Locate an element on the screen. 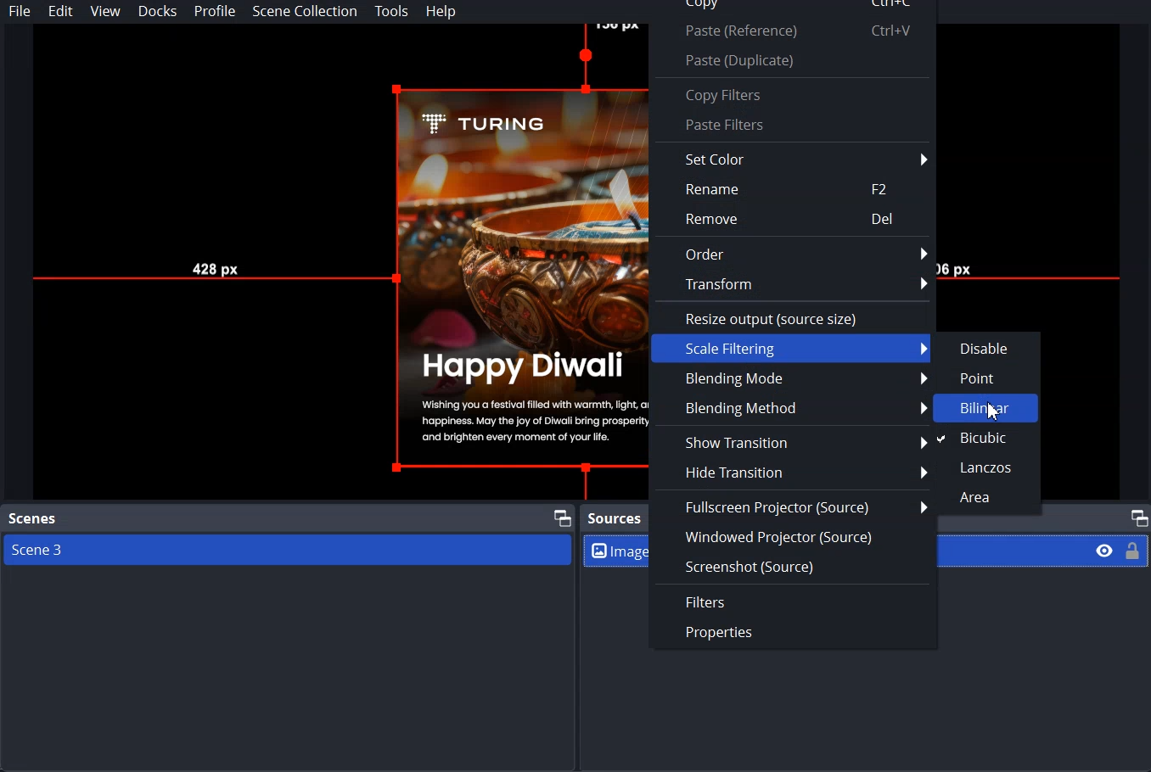 The height and width of the screenshot is (772, 1151). Lanczos is located at coordinates (985, 464).